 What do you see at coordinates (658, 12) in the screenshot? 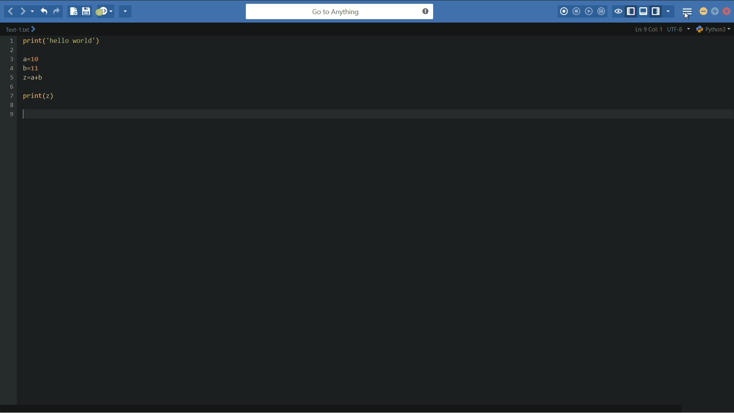
I see `show/hide right pane` at bounding box center [658, 12].